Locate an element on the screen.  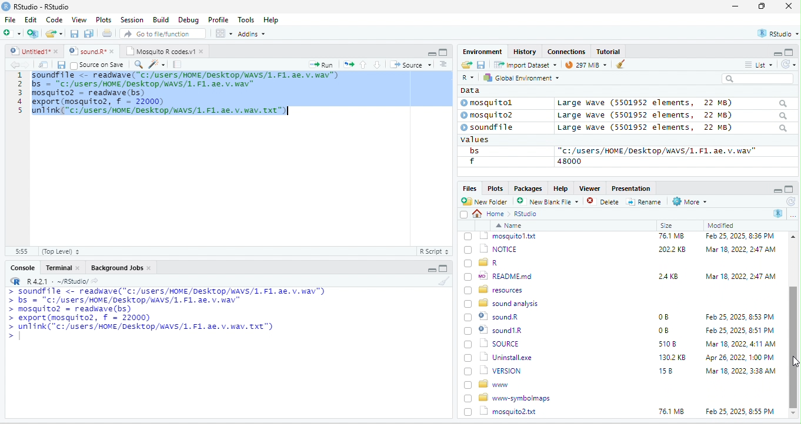
View is located at coordinates (78, 21).